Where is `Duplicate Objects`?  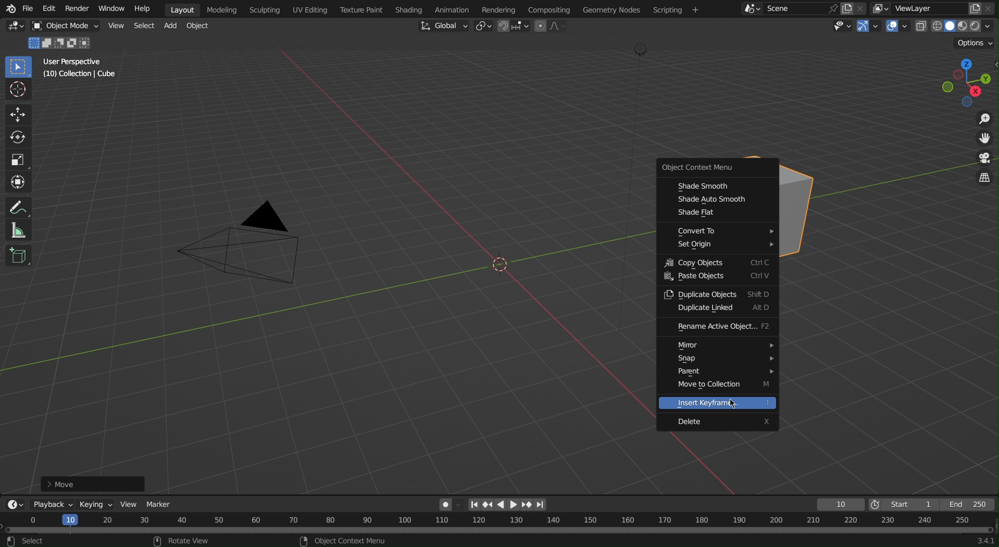
Duplicate Objects is located at coordinates (717, 294).